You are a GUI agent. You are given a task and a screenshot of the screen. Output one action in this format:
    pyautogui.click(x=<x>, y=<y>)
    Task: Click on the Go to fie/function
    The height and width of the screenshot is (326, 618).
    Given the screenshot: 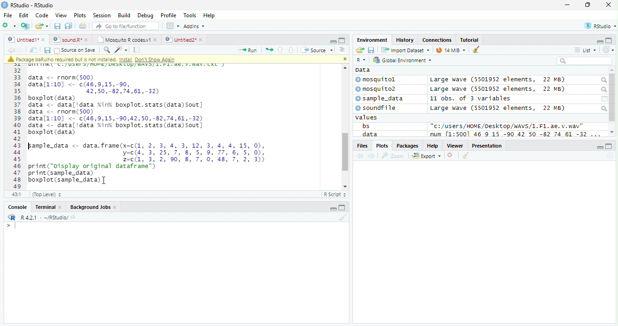 What is the action you would take?
    pyautogui.click(x=126, y=26)
    